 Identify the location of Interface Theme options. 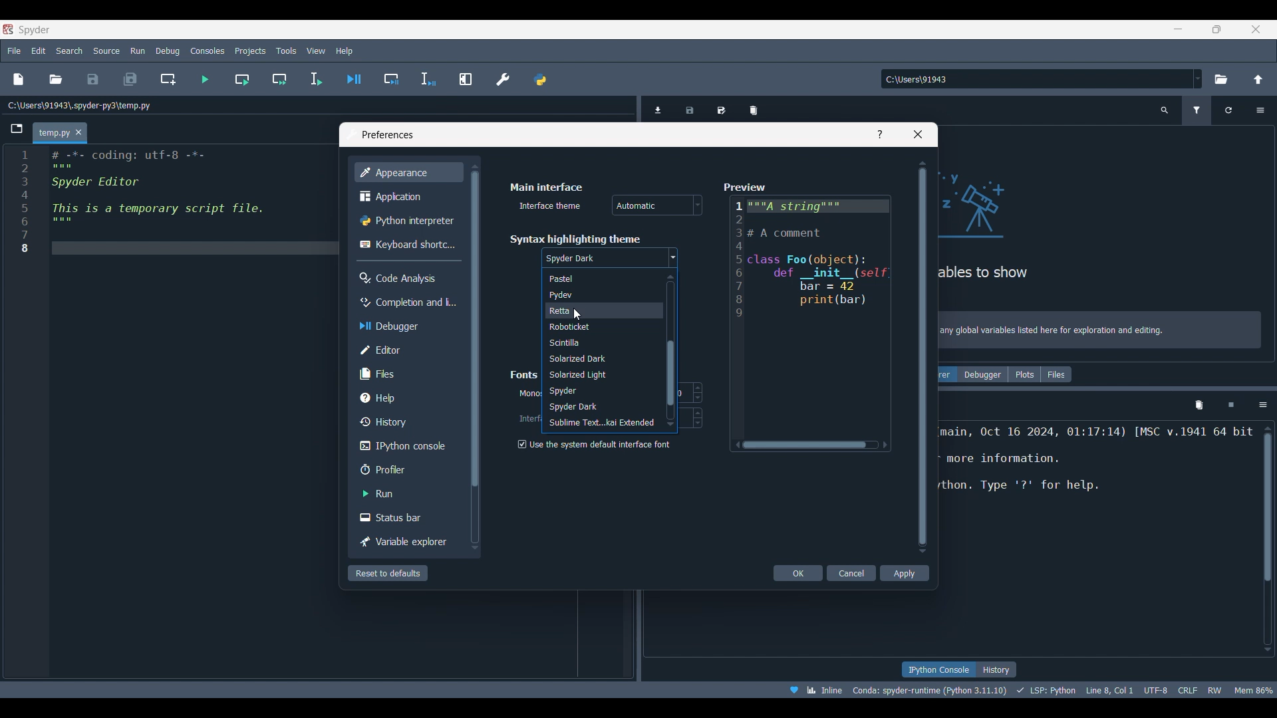
(657, 205).